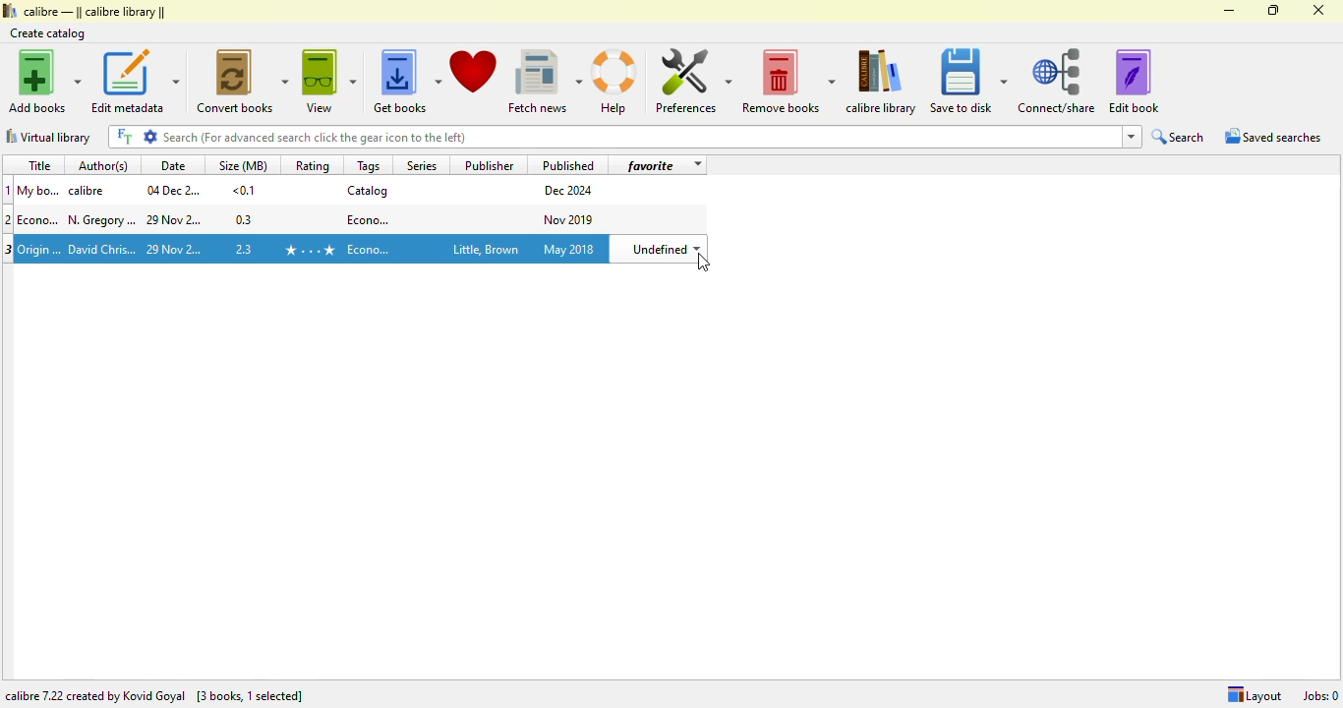 This screenshot has width=1343, height=708. Describe the element at coordinates (9, 190) in the screenshot. I see `1` at that location.